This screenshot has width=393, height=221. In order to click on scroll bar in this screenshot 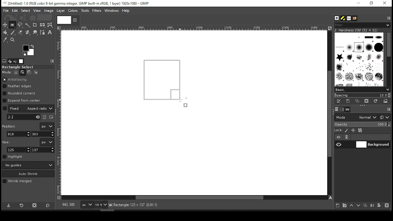, I will do `click(195, 198)`.